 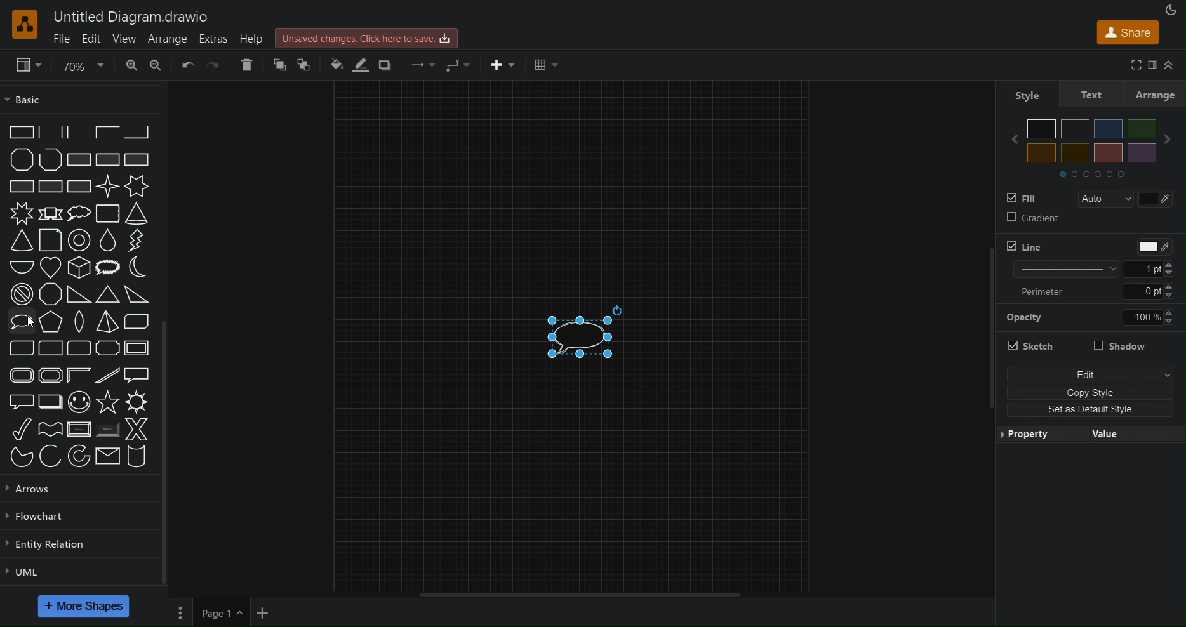 What do you see at coordinates (107, 133) in the screenshot?
I see `Partial Rectangle` at bounding box center [107, 133].